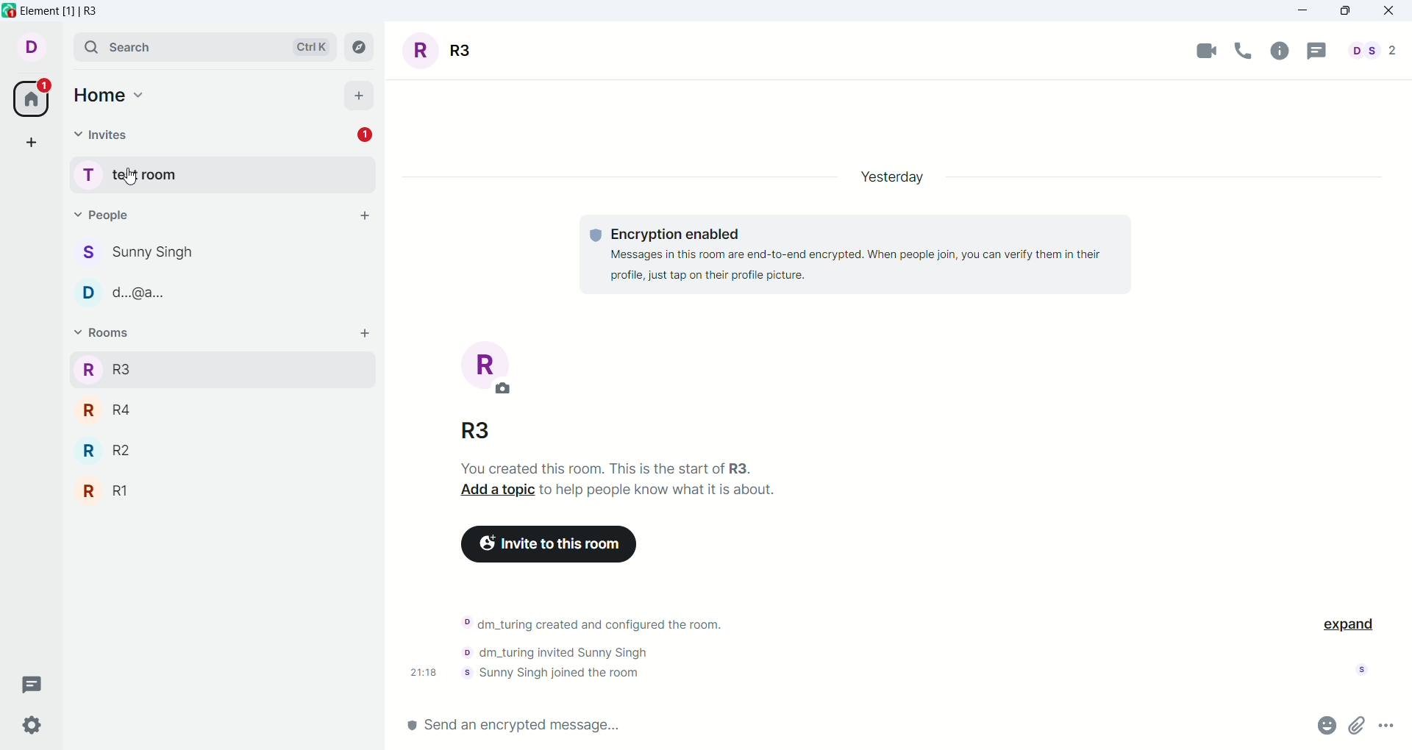 This screenshot has height=750, width=1412. Describe the element at coordinates (416, 674) in the screenshot. I see `time` at that location.